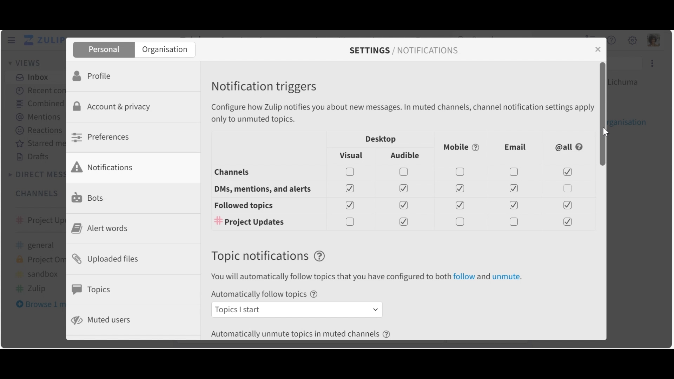  I want to click on Preferences, so click(103, 137).